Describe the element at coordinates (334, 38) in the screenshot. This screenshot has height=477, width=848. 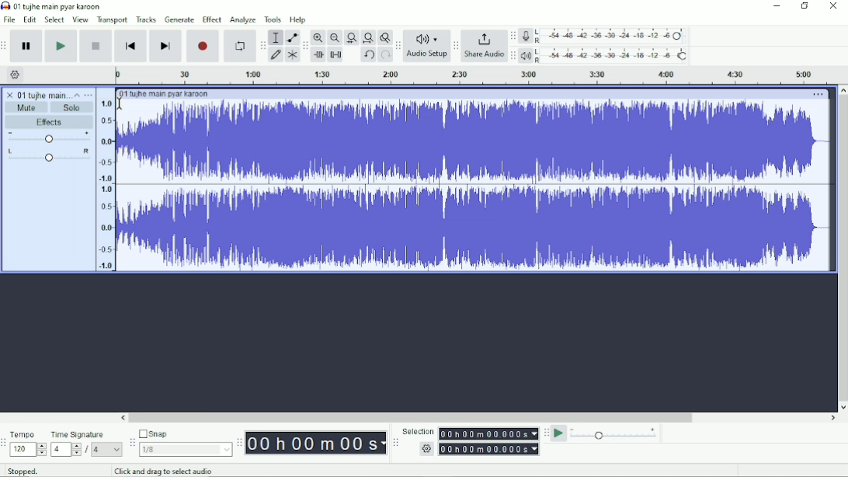
I see `Zoom Out` at that location.